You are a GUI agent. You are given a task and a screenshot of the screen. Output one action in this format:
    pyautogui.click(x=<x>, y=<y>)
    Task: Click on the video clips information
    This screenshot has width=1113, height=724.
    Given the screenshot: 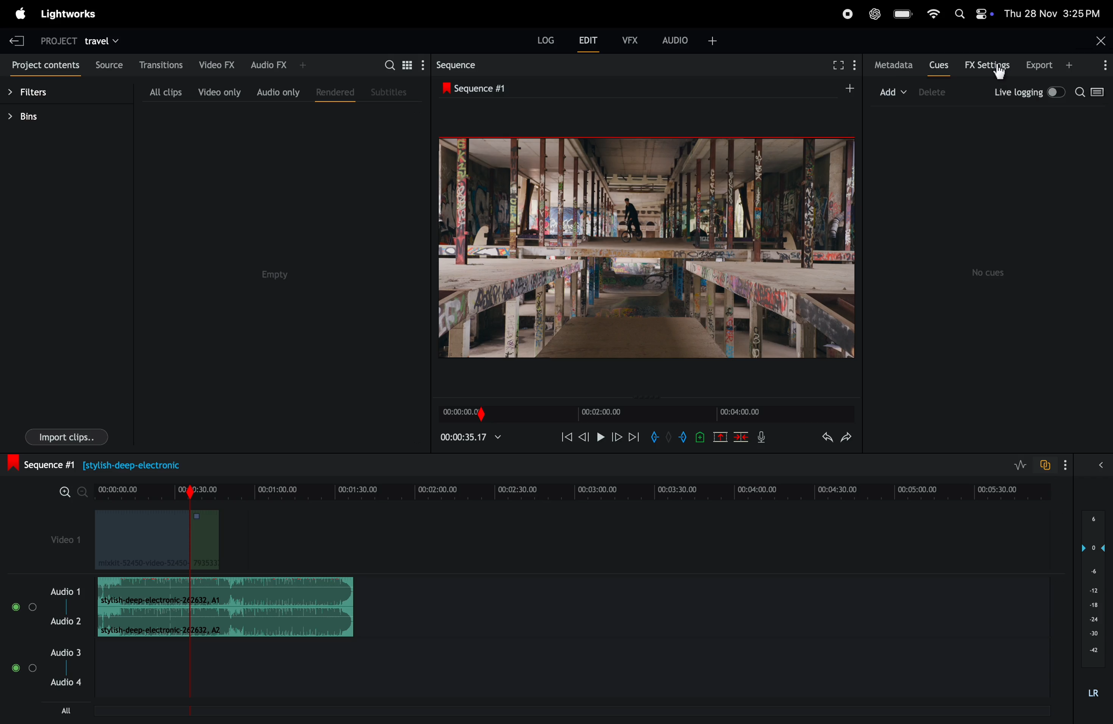 What is the action you would take?
    pyautogui.click(x=159, y=542)
    